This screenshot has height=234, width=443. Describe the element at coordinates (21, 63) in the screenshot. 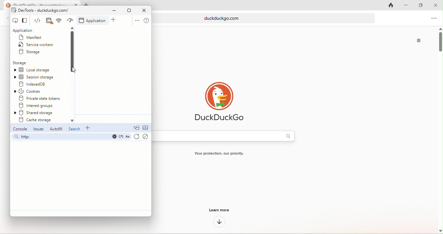

I see `storage` at that location.